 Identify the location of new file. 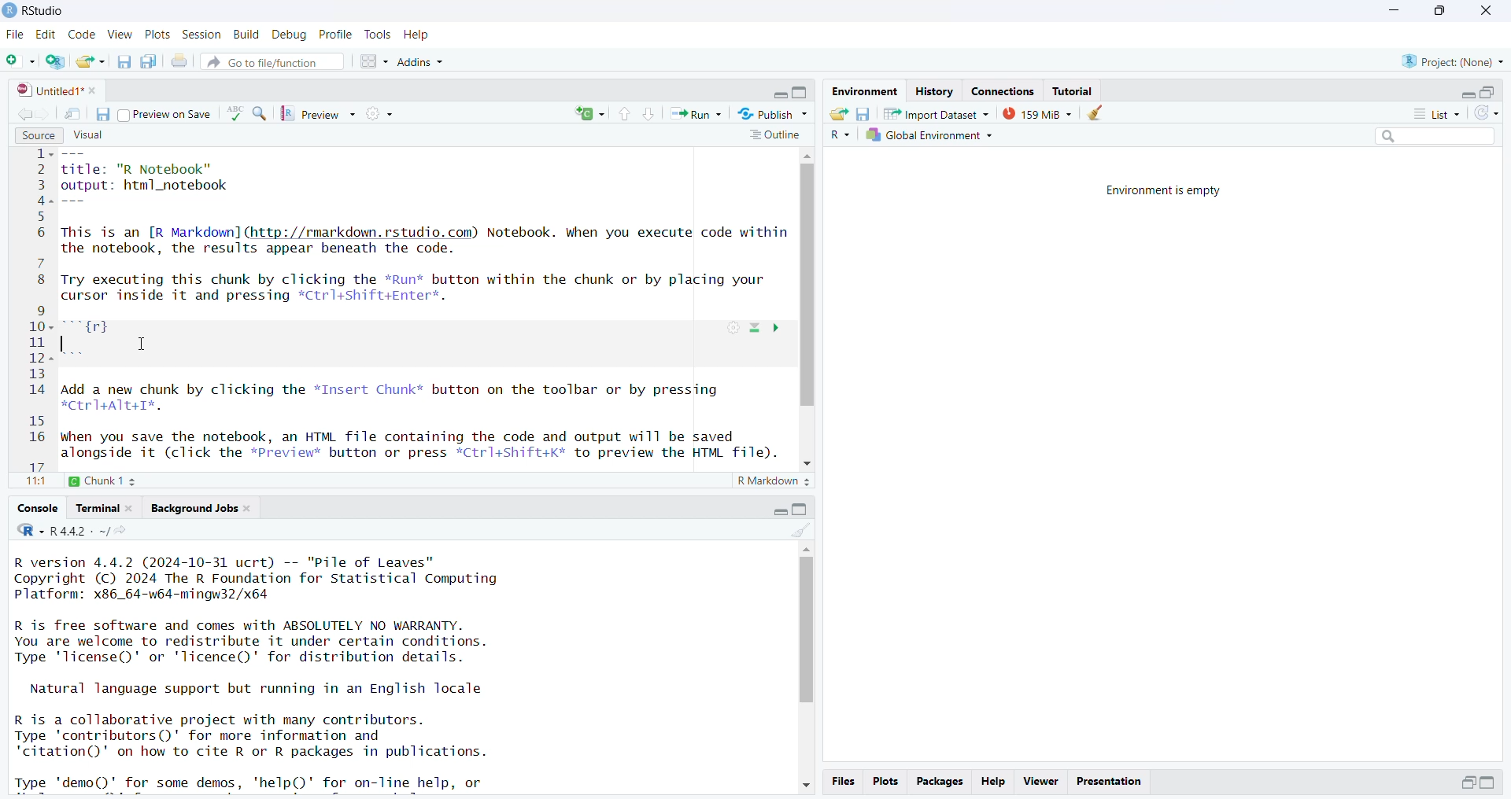
(20, 61).